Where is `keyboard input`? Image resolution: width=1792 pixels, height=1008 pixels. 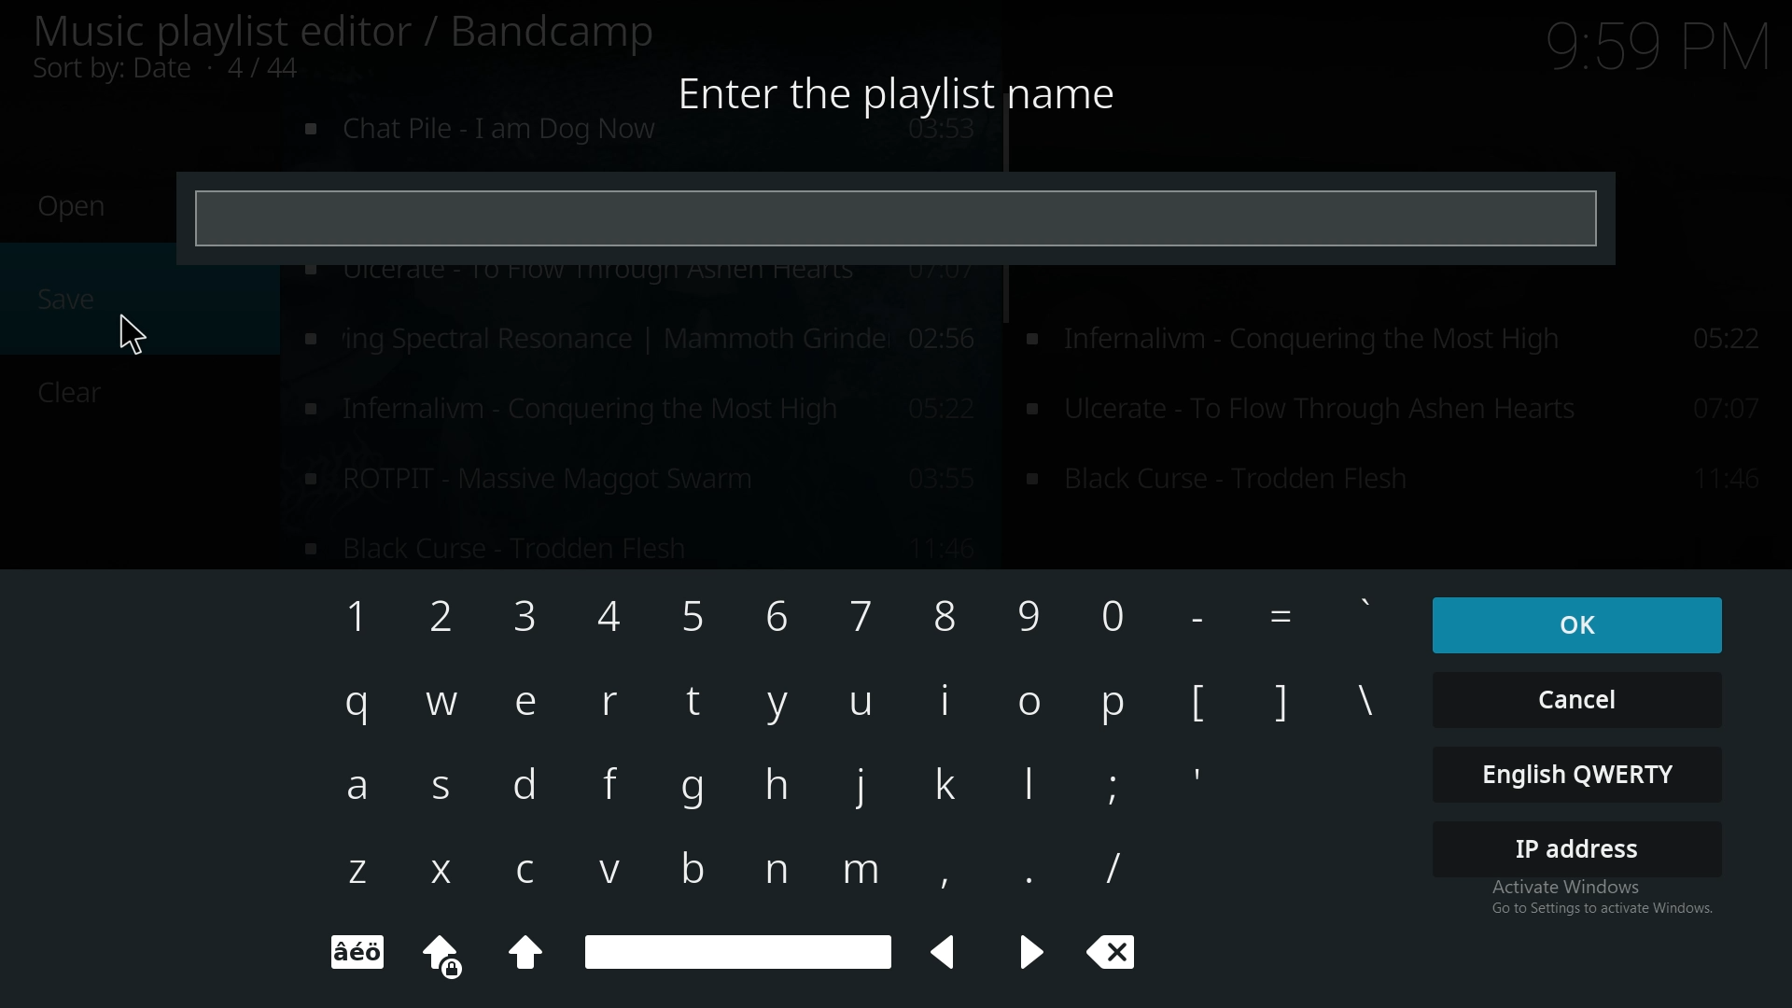
keyboard input is located at coordinates (776, 616).